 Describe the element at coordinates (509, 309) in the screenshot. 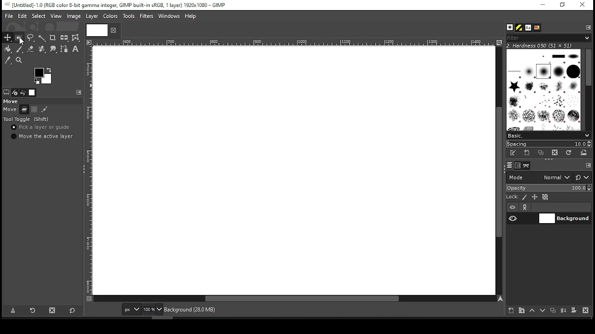

I see `new layer` at that location.